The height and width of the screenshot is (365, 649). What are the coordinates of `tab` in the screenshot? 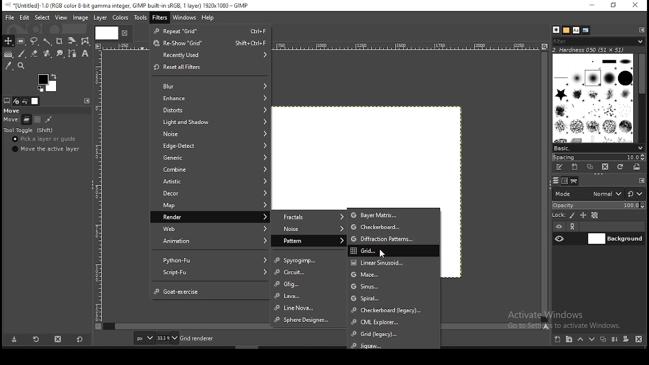 It's located at (105, 32).